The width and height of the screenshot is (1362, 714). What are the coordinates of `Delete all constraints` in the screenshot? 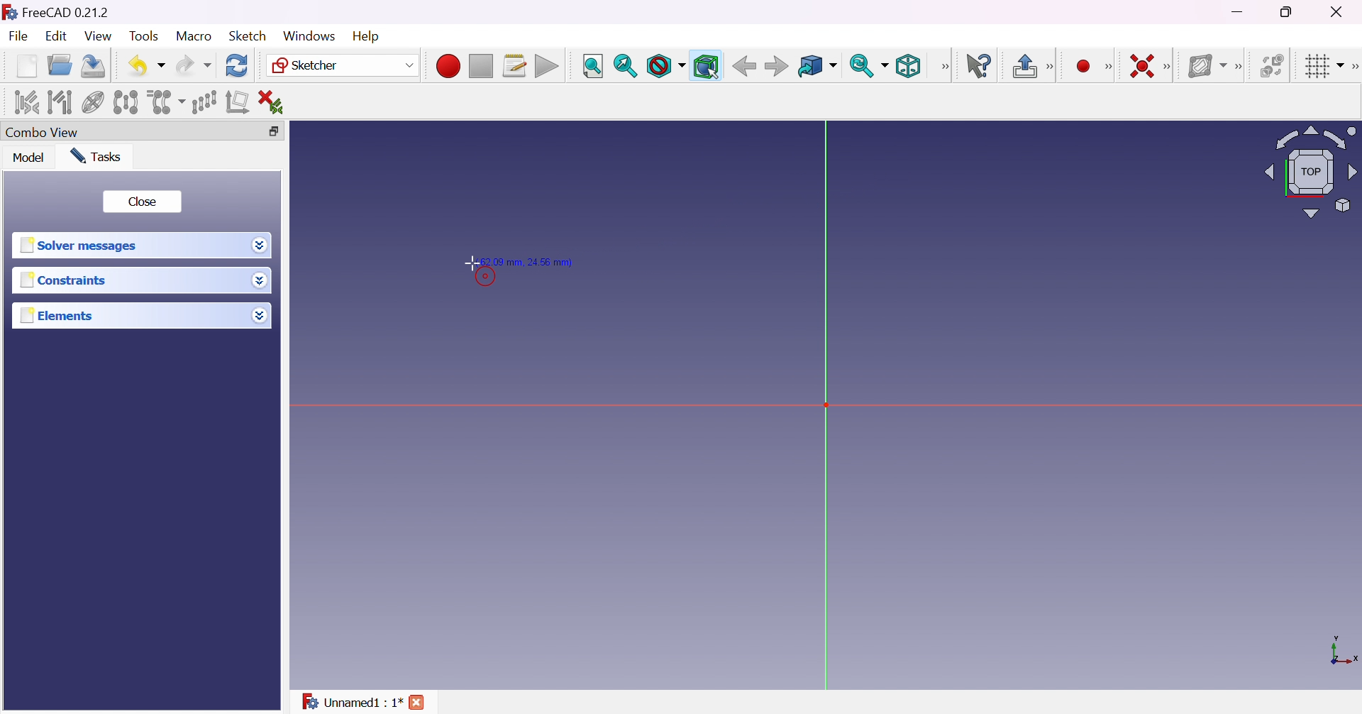 It's located at (275, 102).